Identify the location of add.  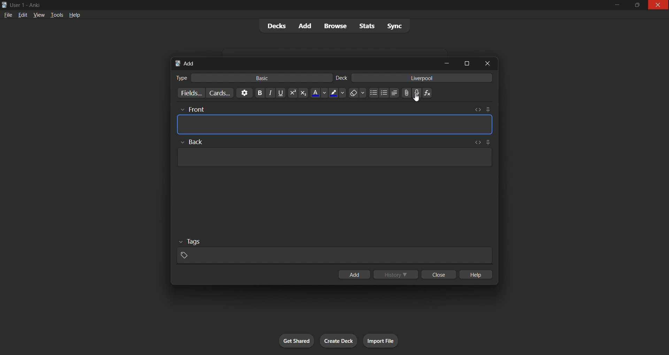
(354, 274).